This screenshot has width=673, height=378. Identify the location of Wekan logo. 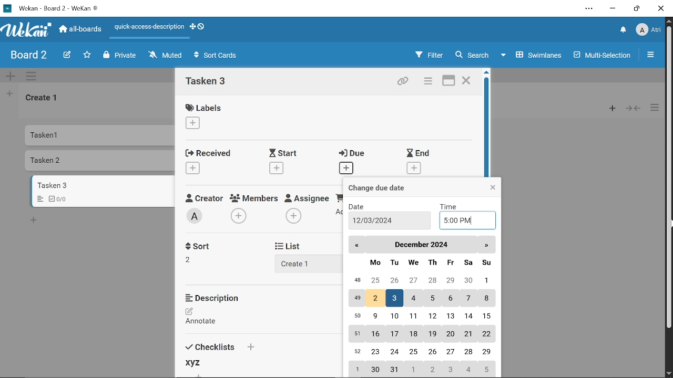
(26, 30).